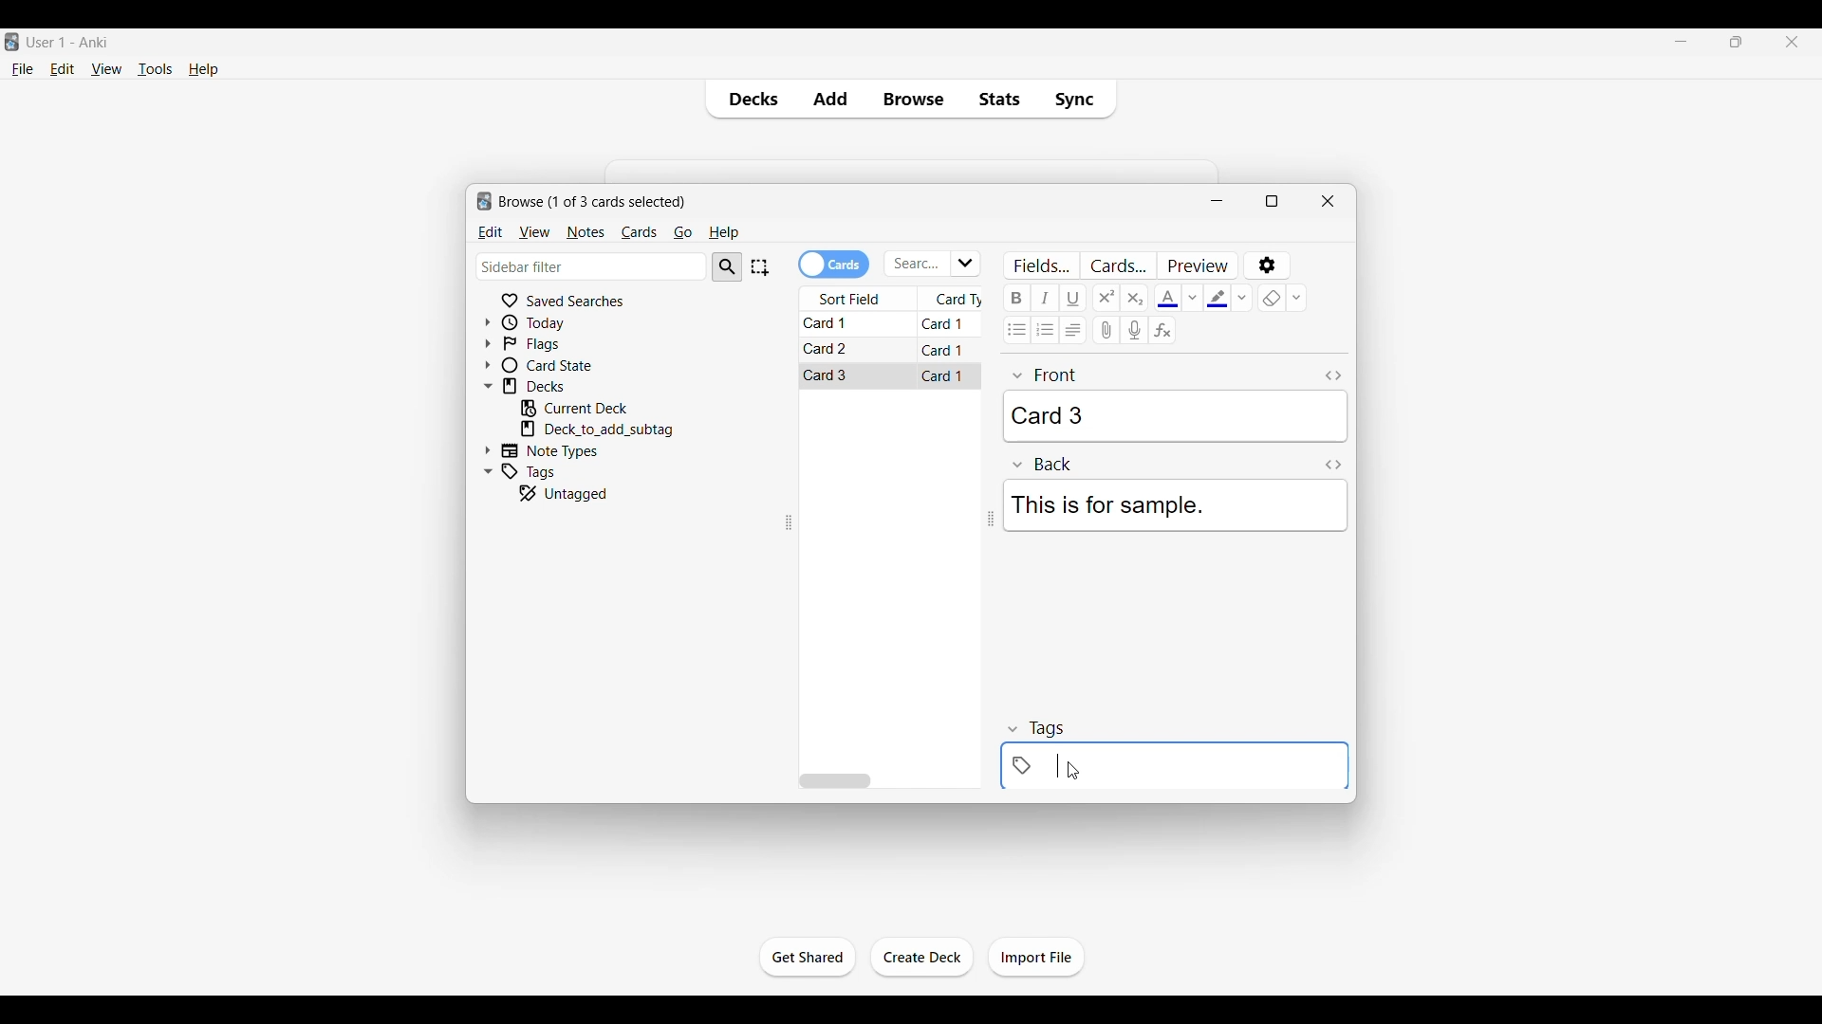  What do you see at coordinates (488, 387) in the screenshot?
I see `Click to collapse Decks` at bounding box center [488, 387].